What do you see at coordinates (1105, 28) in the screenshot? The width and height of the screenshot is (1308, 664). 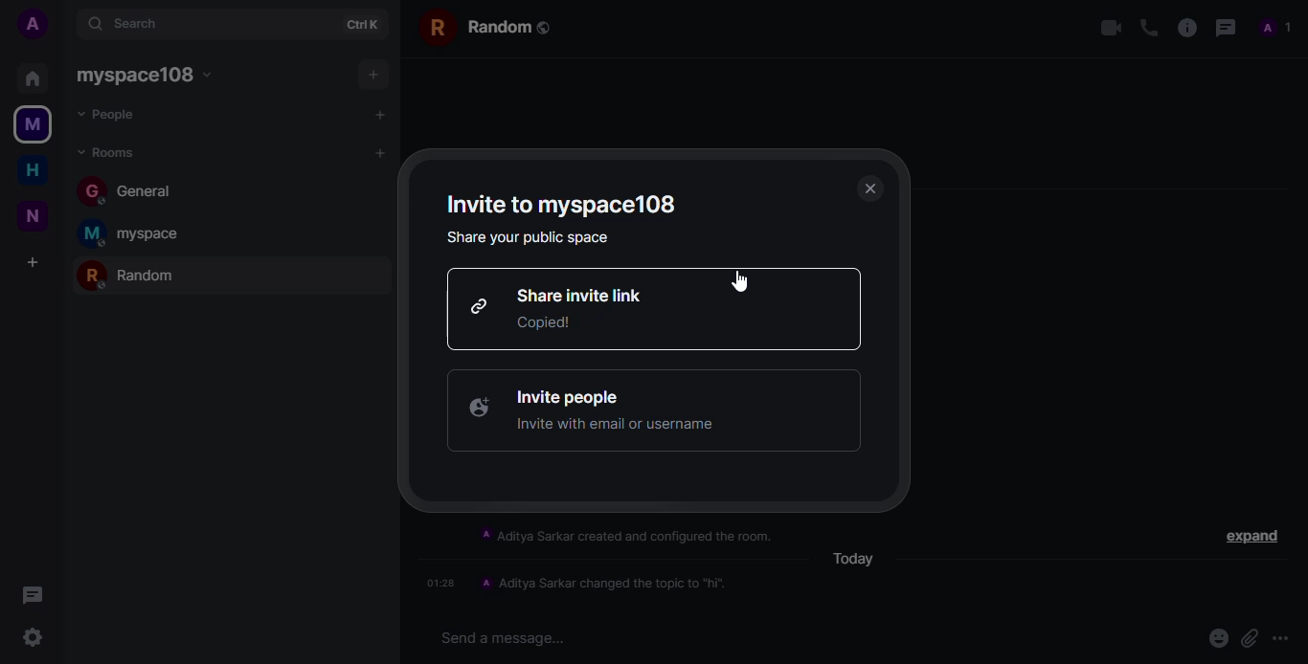 I see `video call` at bounding box center [1105, 28].